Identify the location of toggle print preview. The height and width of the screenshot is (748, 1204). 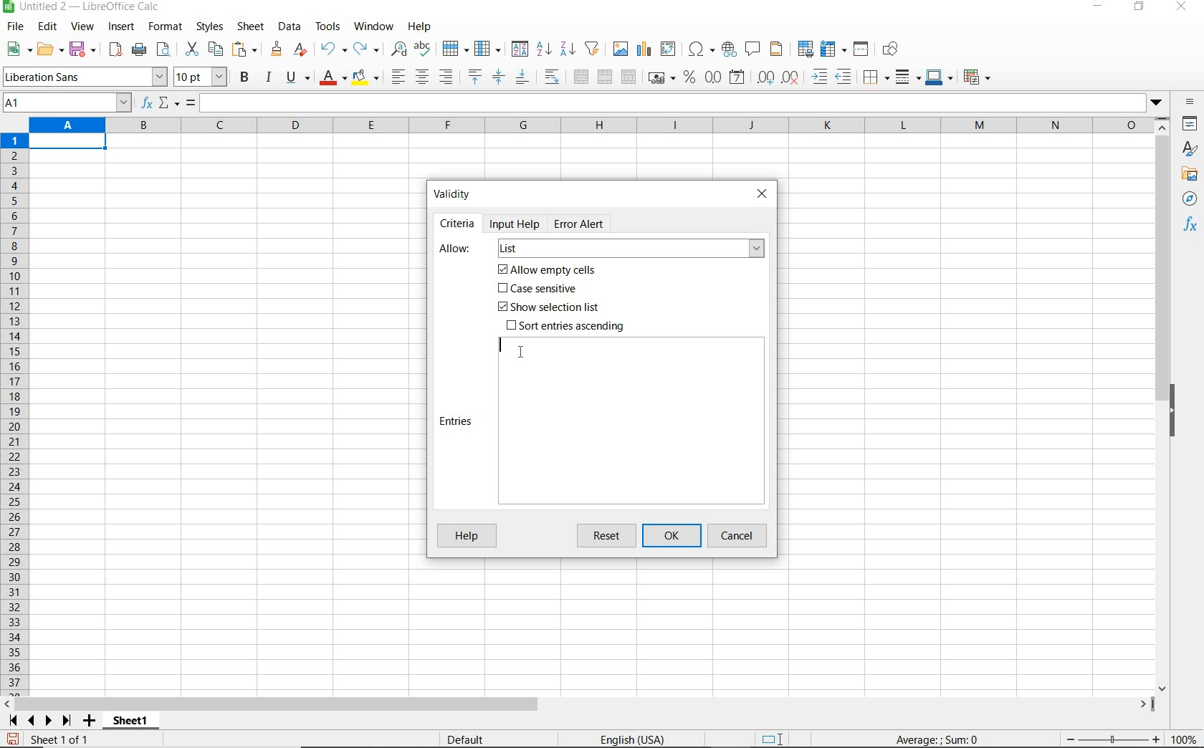
(166, 51).